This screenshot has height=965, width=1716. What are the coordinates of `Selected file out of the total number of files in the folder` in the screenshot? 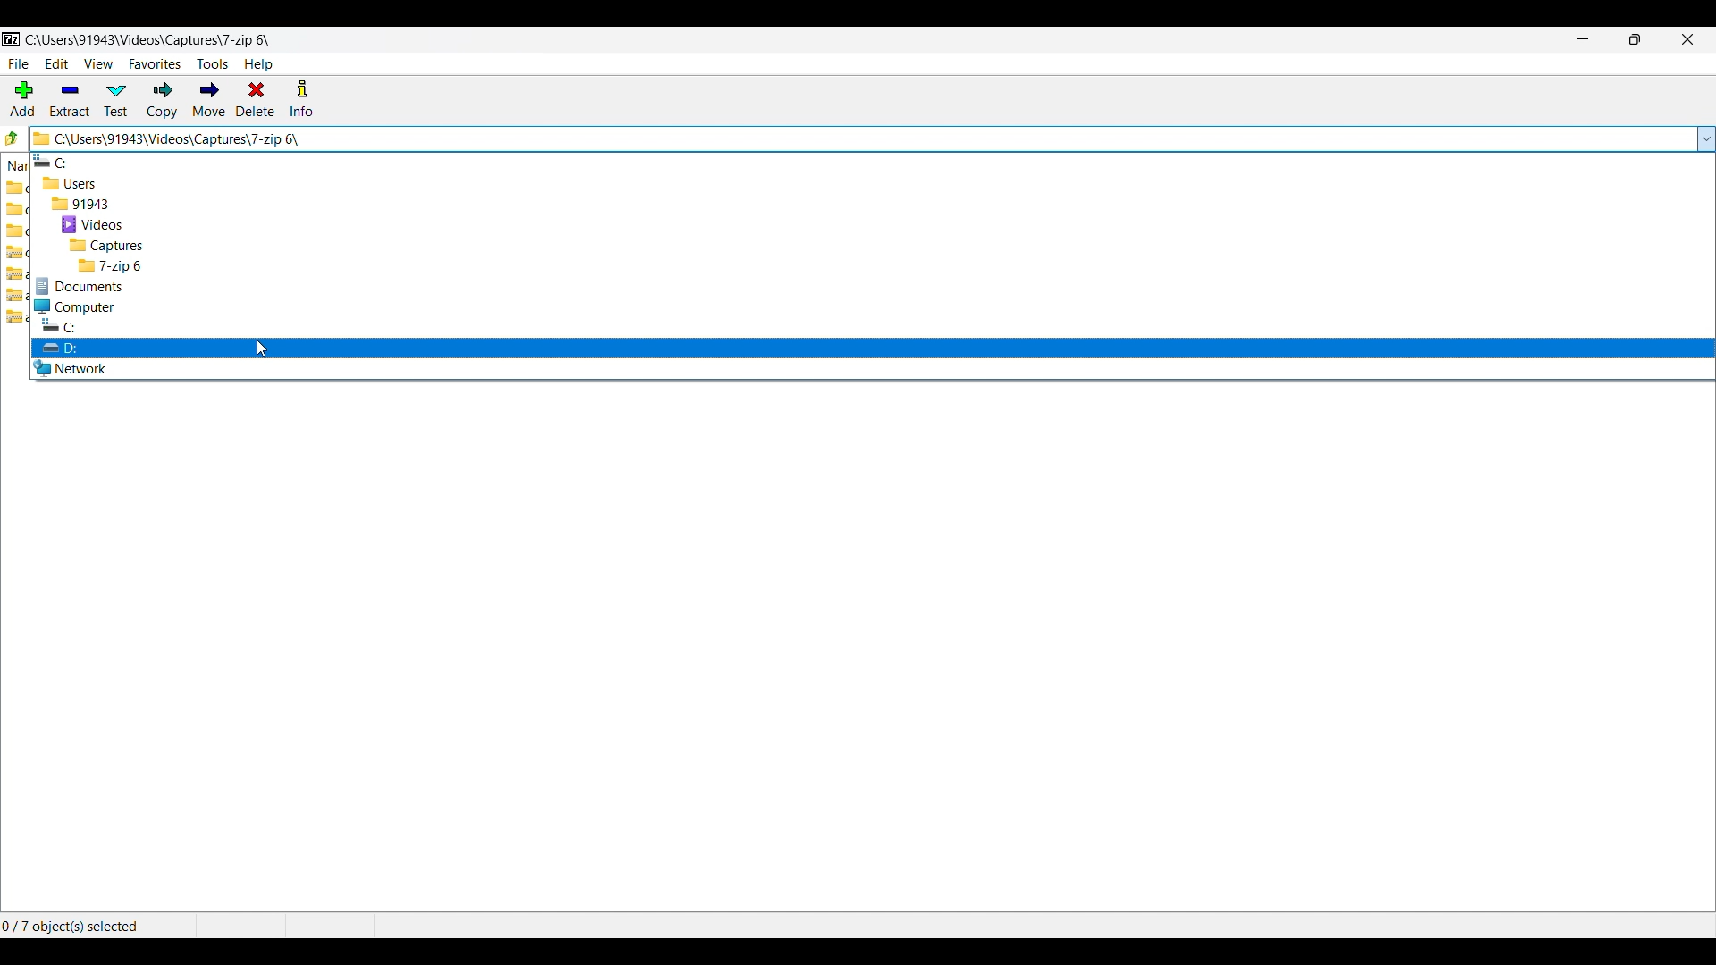 It's located at (85, 926).